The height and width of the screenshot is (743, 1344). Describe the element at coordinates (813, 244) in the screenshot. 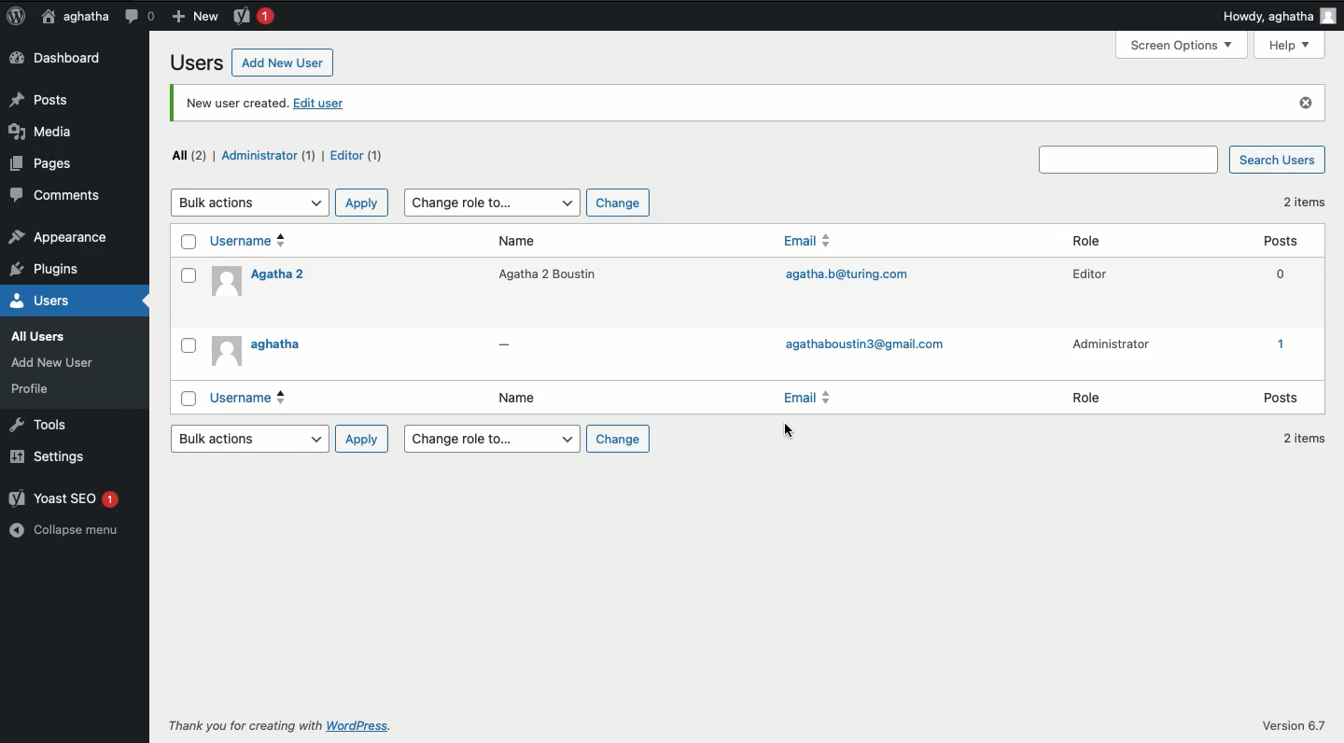

I see `Email` at that location.